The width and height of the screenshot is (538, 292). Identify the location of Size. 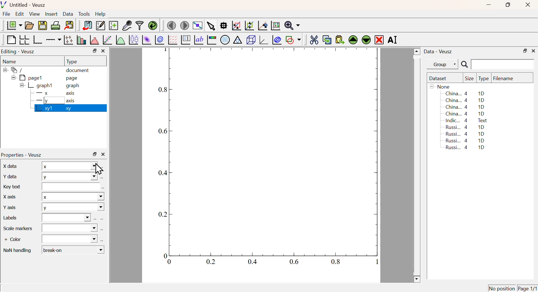
(469, 79).